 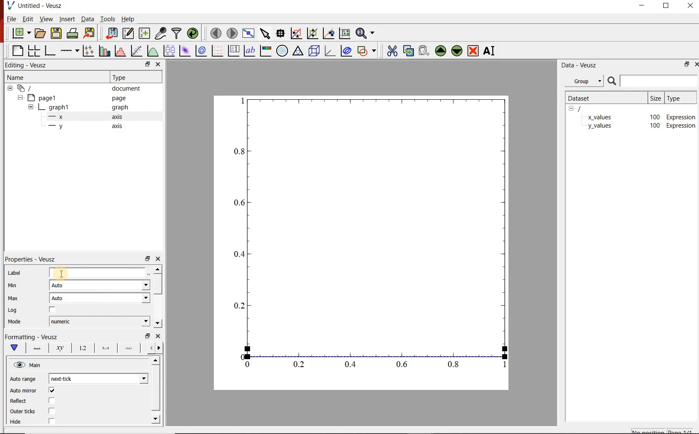 What do you see at coordinates (57, 33) in the screenshot?
I see `save` at bounding box center [57, 33].